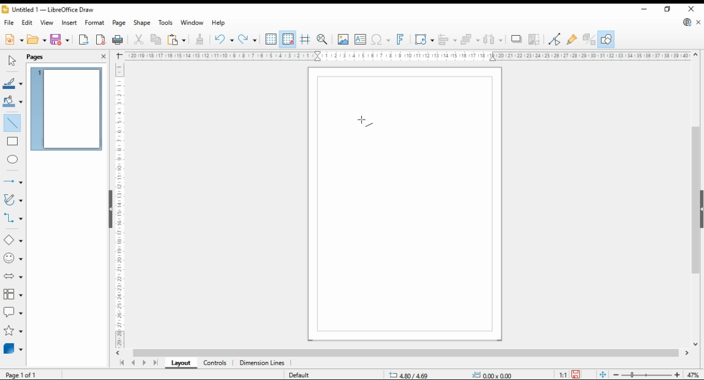  What do you see at coordinates (14, 277) in the screenshot?
I see `block arrows` at bounding box center [14, 277].